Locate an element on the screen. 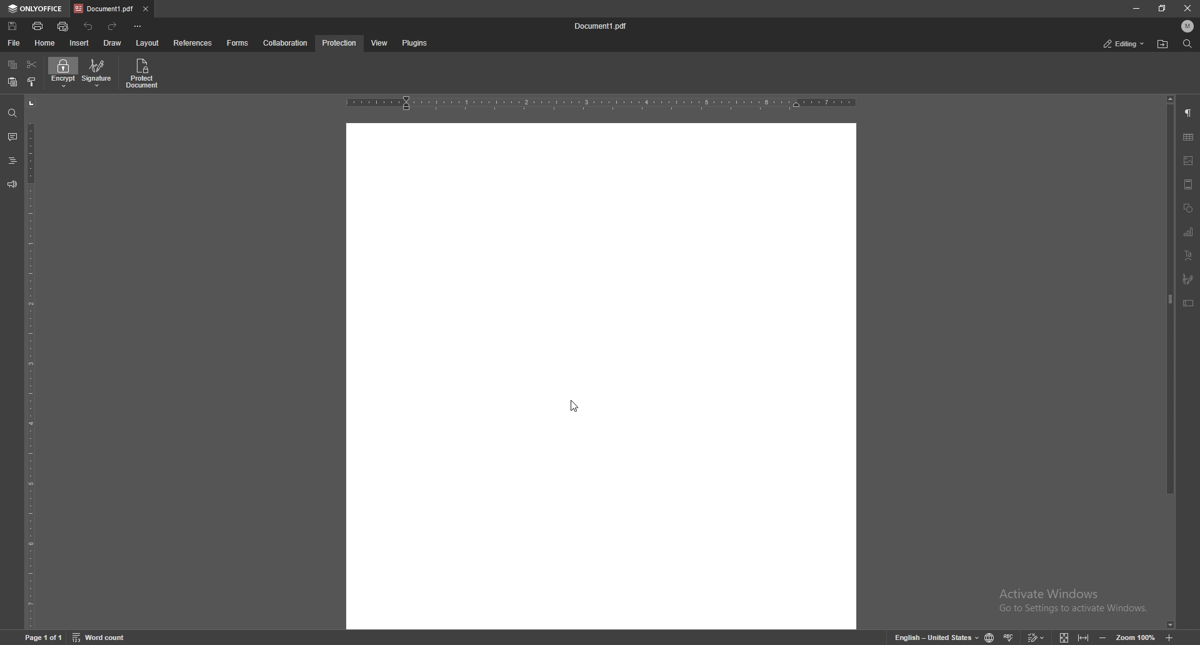 The height and width of the screenshot is (645, 1200). resize is located at coordinates (1164, 9).